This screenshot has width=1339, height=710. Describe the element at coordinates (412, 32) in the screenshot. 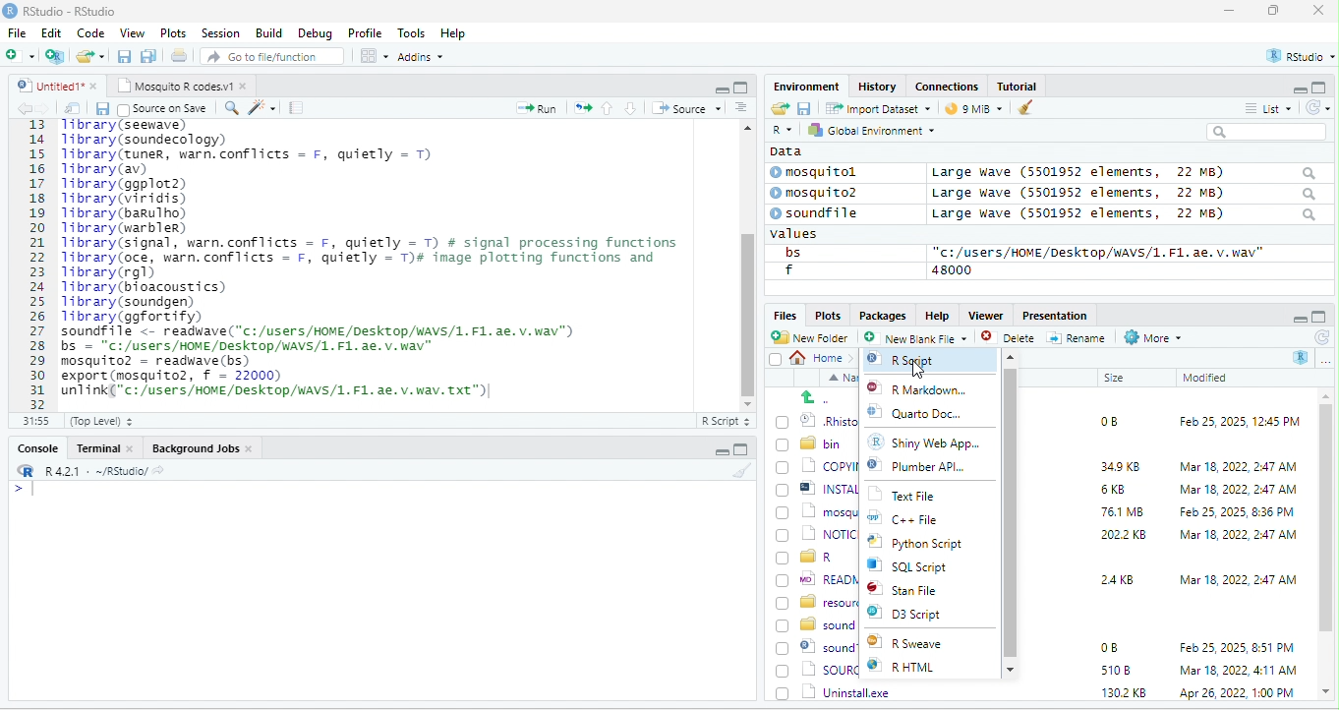

I see `Tools` at that location.